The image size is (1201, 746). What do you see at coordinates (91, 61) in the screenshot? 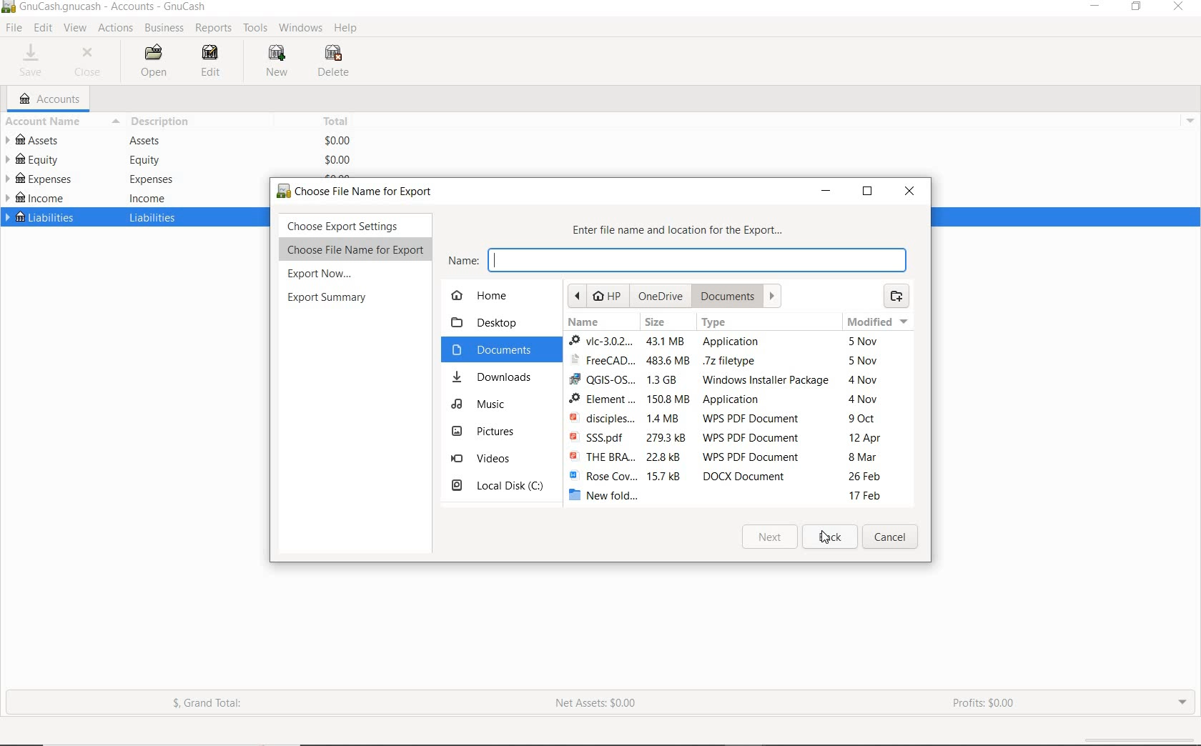
I see `CLOSE` at bounding box center [91, 61].